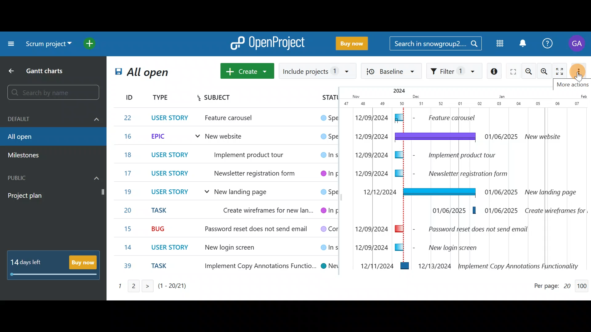 The width and height of the screenshot is (591, 332). What do you see at coordinates (11, 45) in the screenshot?
I see `Collapse project menu` at bounding box center [11, 45].